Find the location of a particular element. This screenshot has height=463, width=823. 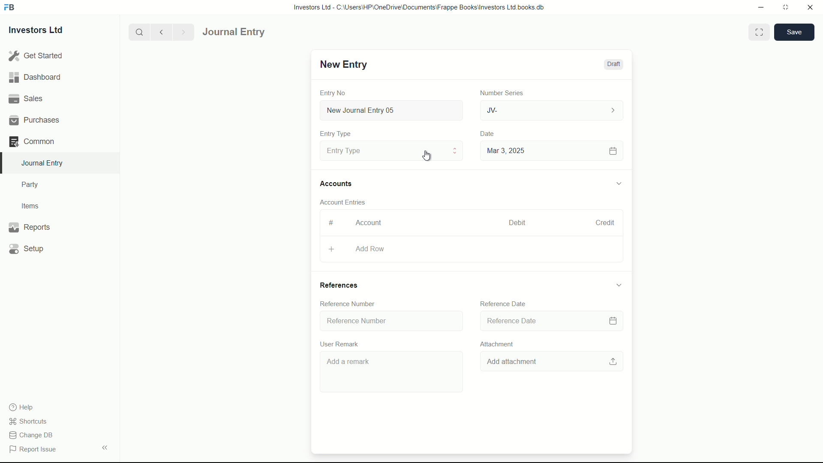

maximize is located at coordinates (785, 6).